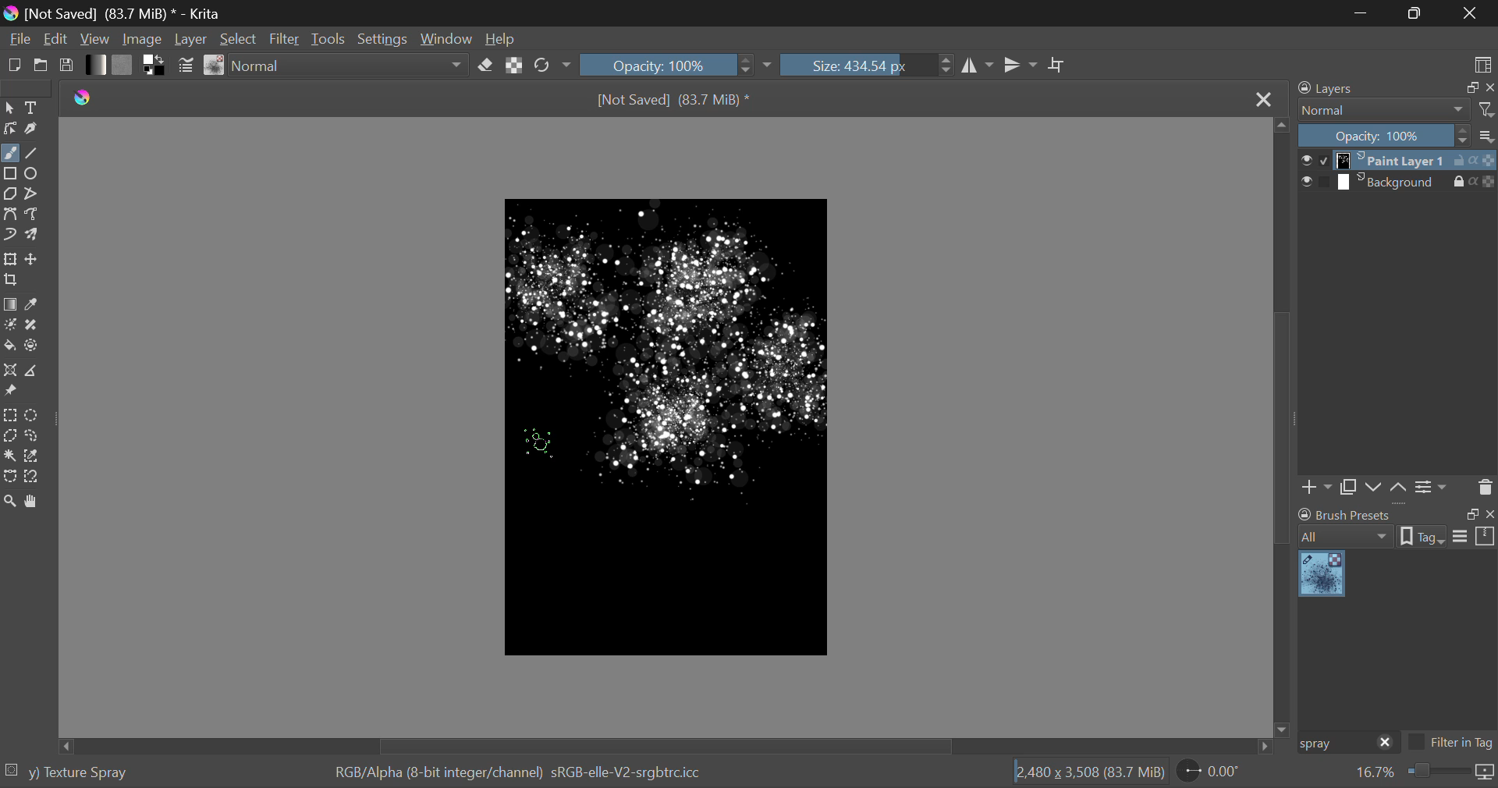 The image size is (1498, 788). I want to click on Layer Movement up, so click(1399, 489).